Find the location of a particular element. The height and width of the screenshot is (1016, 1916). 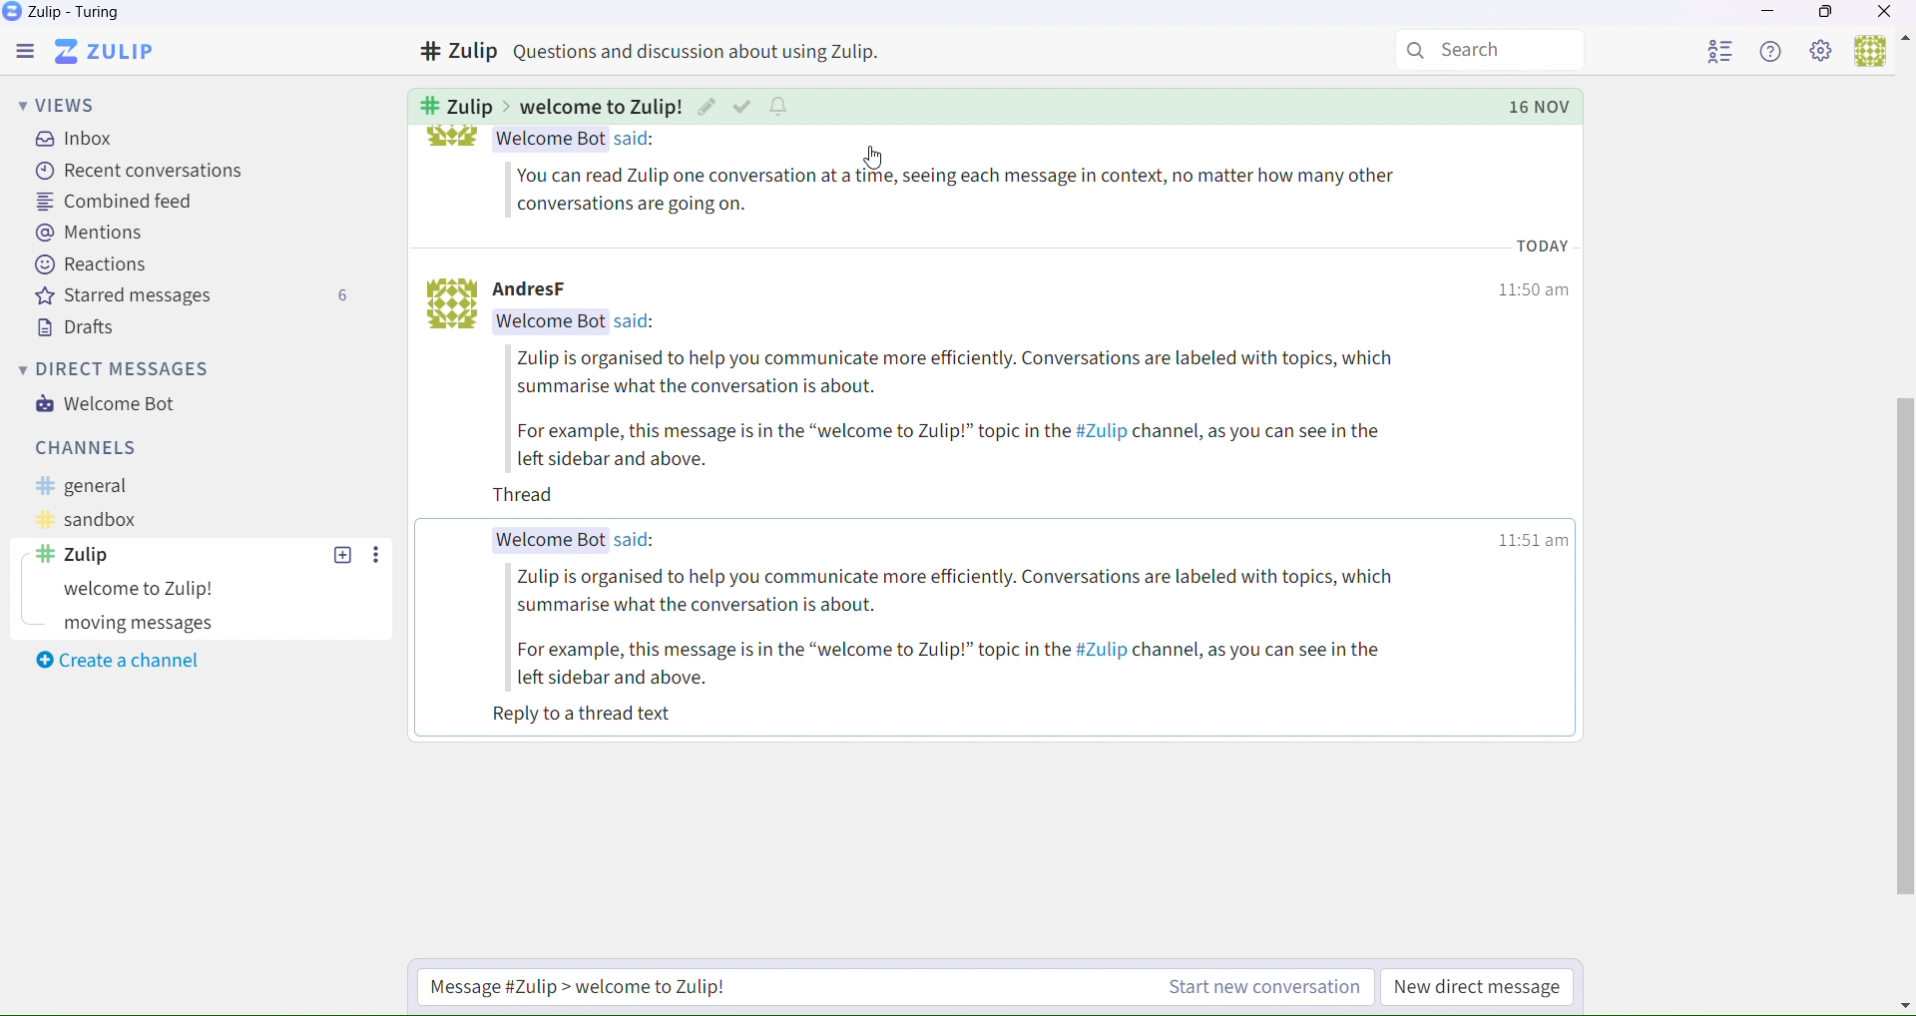

Zulip is organised to help you communicate more efficiently. Conversations are labeled with topics, which
summarise what the conversation is about.

For example, this message is in the “welcome to Zulip!” topic in the #Zulip channel, as you can see in the
left sidebar and above. is located at coordinates (954, 423).